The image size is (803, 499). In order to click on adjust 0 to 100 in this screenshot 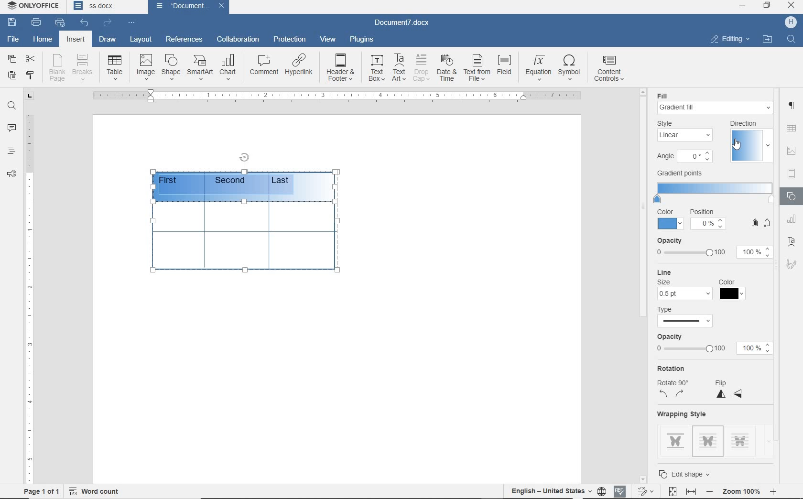, I will do `click(693, 350)`.